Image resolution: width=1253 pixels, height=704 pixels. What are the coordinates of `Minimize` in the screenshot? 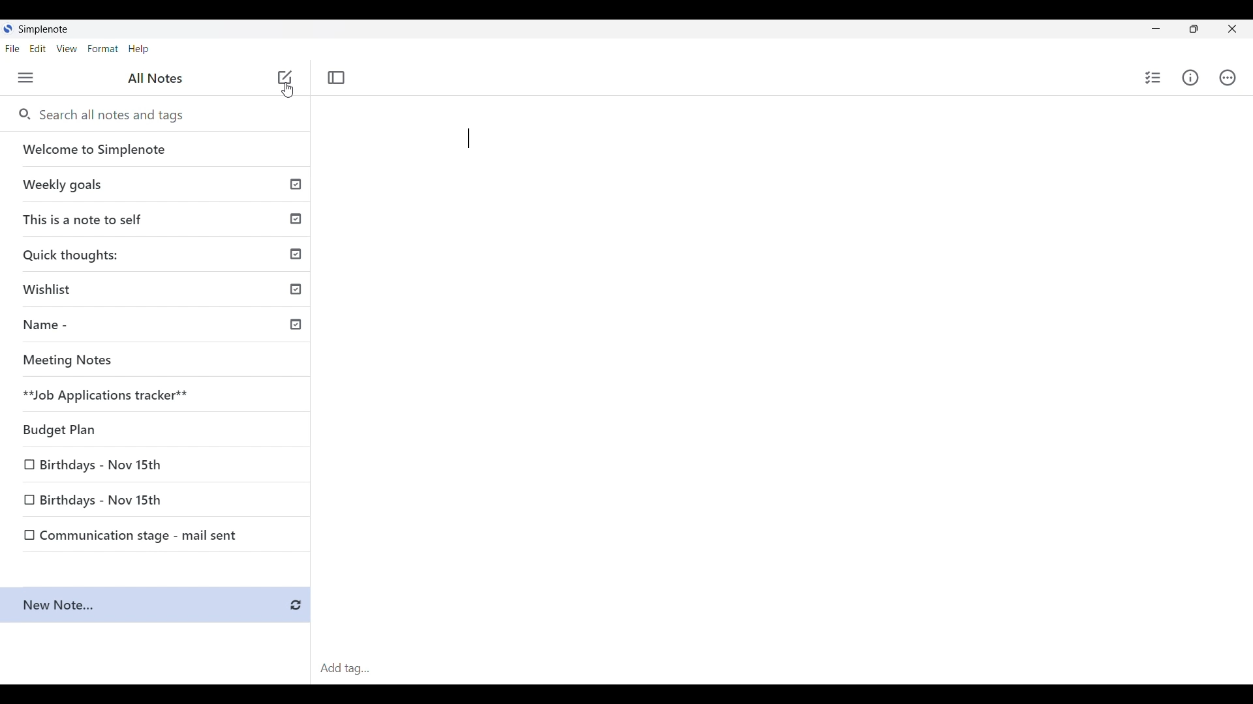 It's located at (1152, 29).